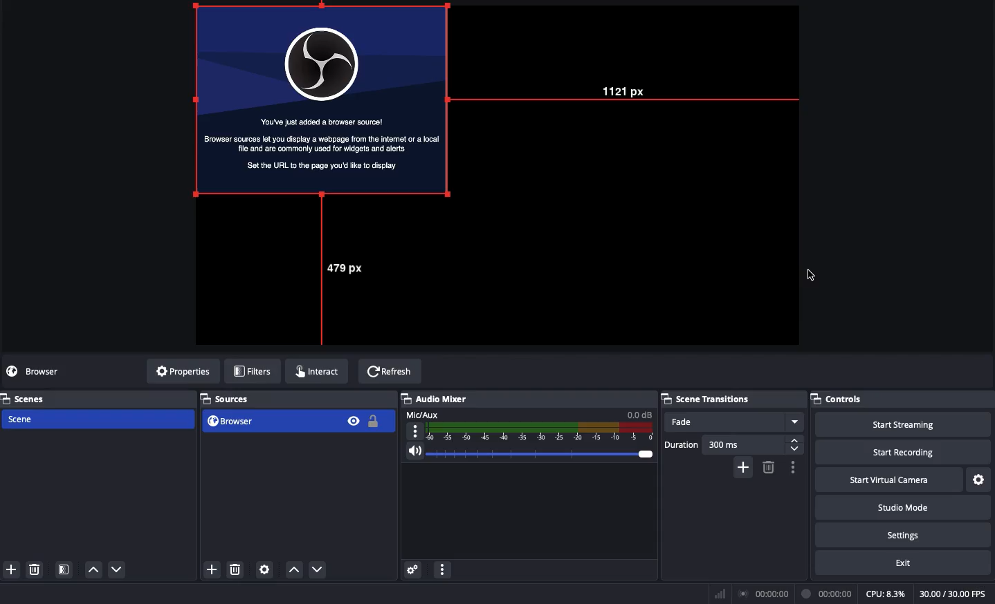 The width and height of the screenshot is (995, 604). I want to click on add, so click(11, 568).